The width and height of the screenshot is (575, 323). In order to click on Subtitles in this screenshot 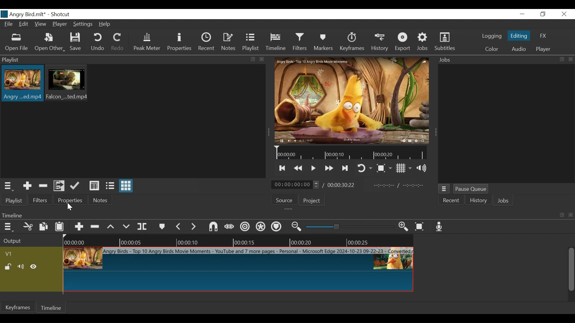, I will do `click(446, 42)`.